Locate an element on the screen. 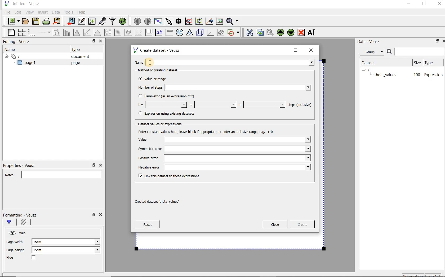  save the document is located at coordinates (37, 21).